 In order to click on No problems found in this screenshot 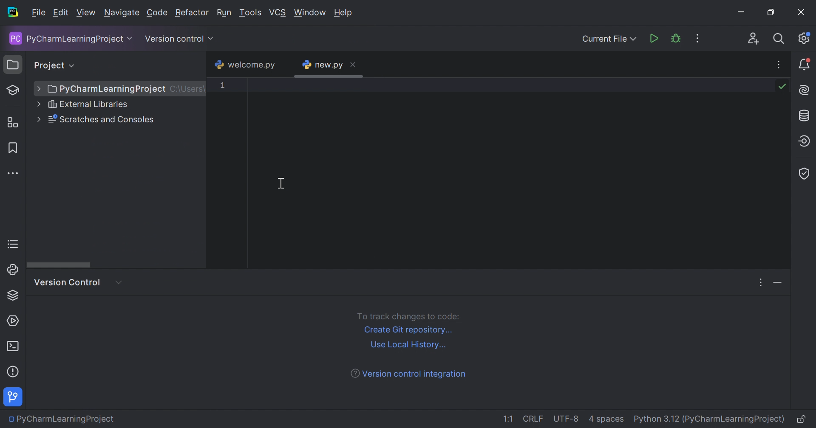, I will do `click(783, 87)`.